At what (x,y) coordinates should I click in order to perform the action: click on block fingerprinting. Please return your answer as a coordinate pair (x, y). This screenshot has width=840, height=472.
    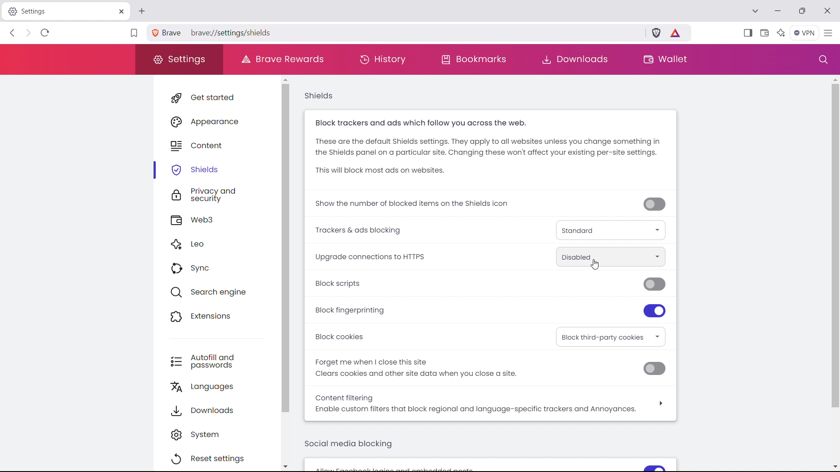
    Looking at the image, I should click on (355, 310).